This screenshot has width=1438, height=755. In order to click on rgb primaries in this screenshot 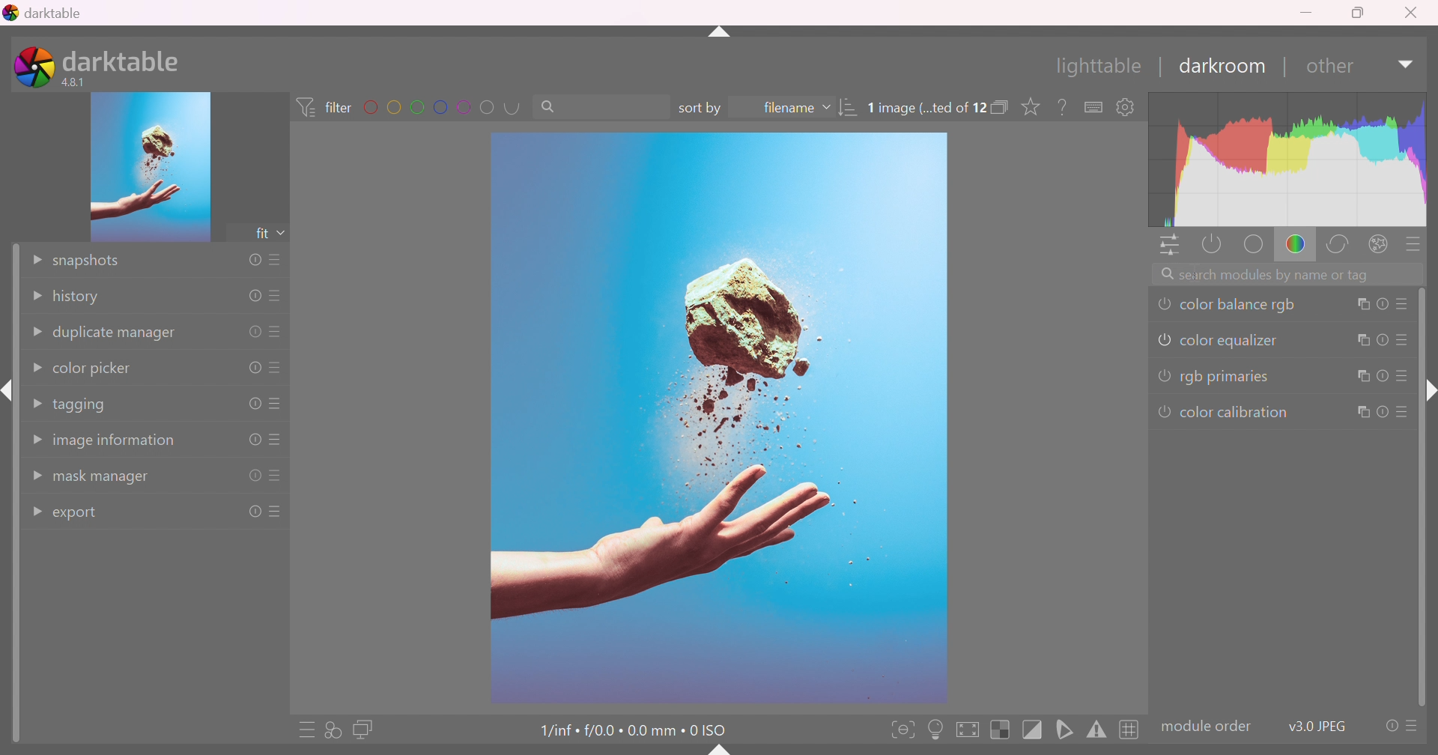, I will do `click(1228, 377)`.